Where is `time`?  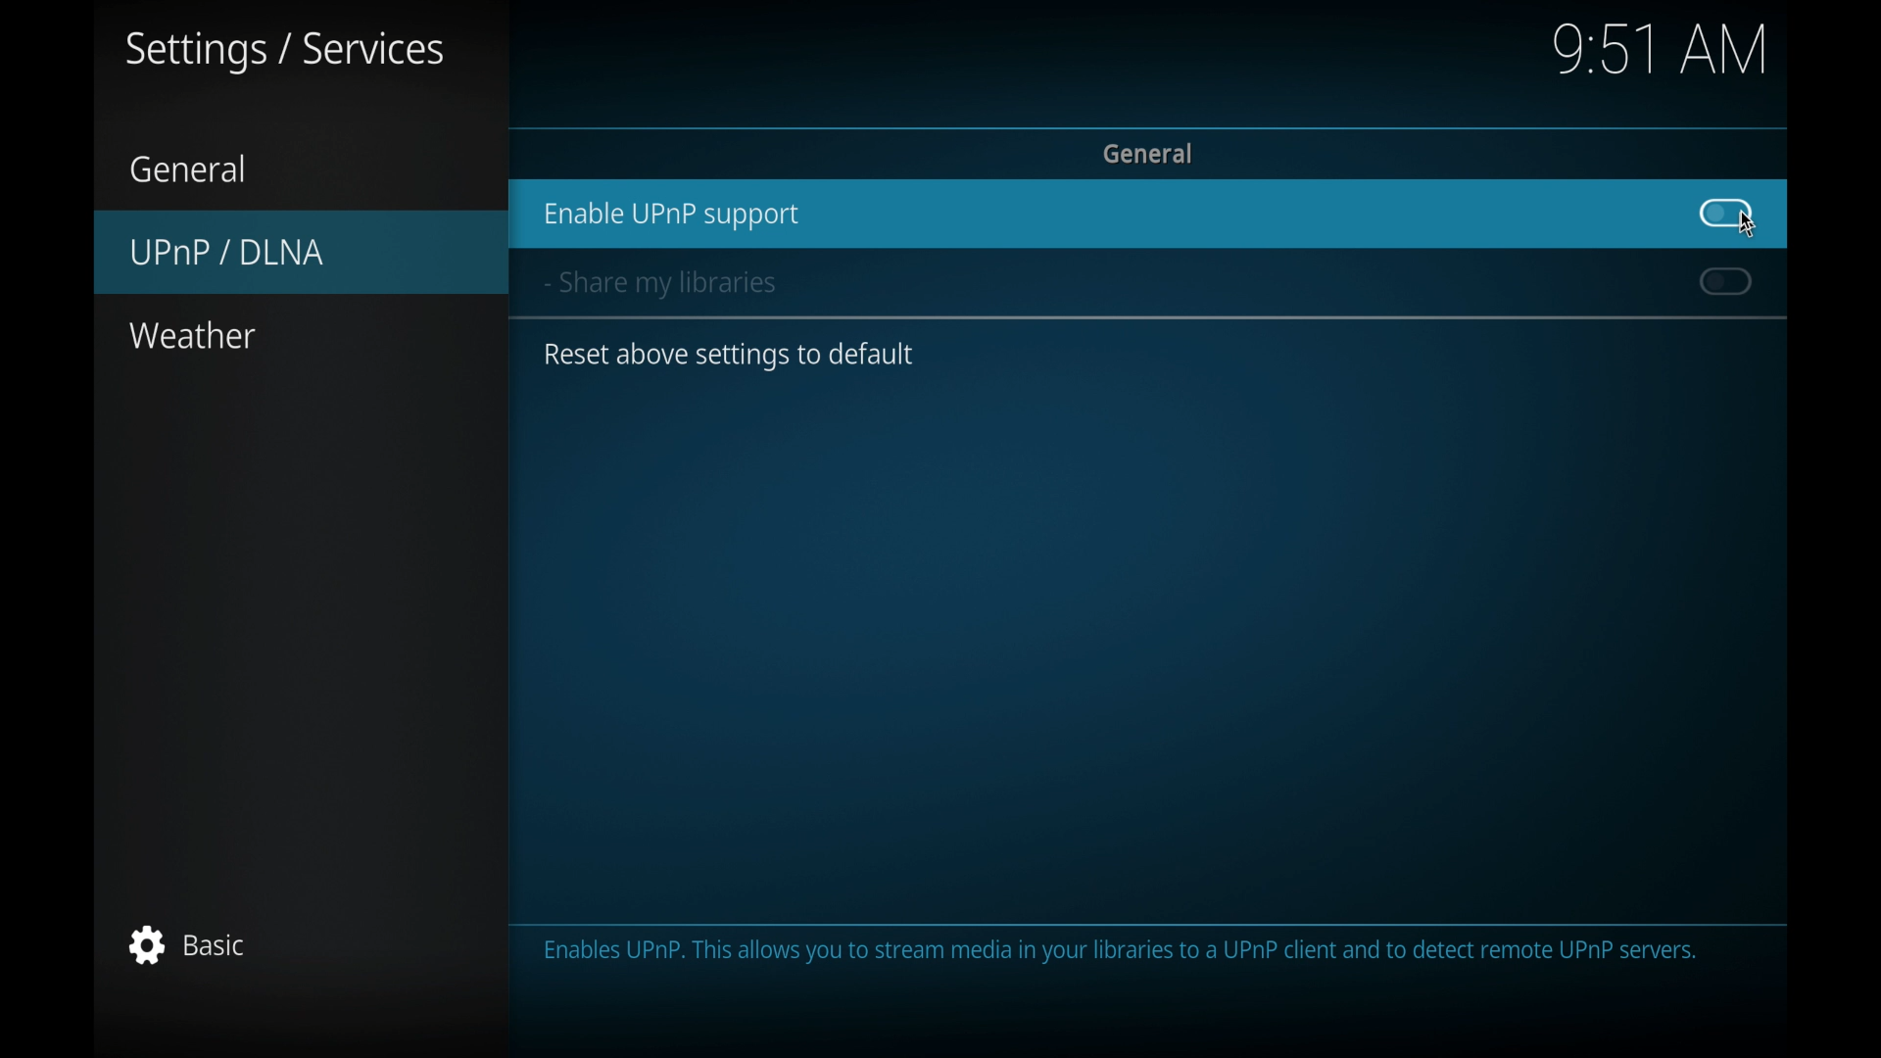 time is located at coordinates (1660, 51).